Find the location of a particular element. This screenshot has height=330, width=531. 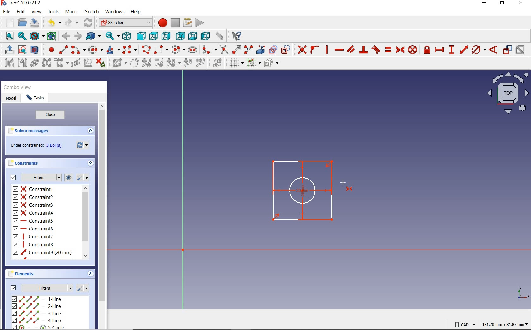

Plane view is located at coordinates (508, 95).